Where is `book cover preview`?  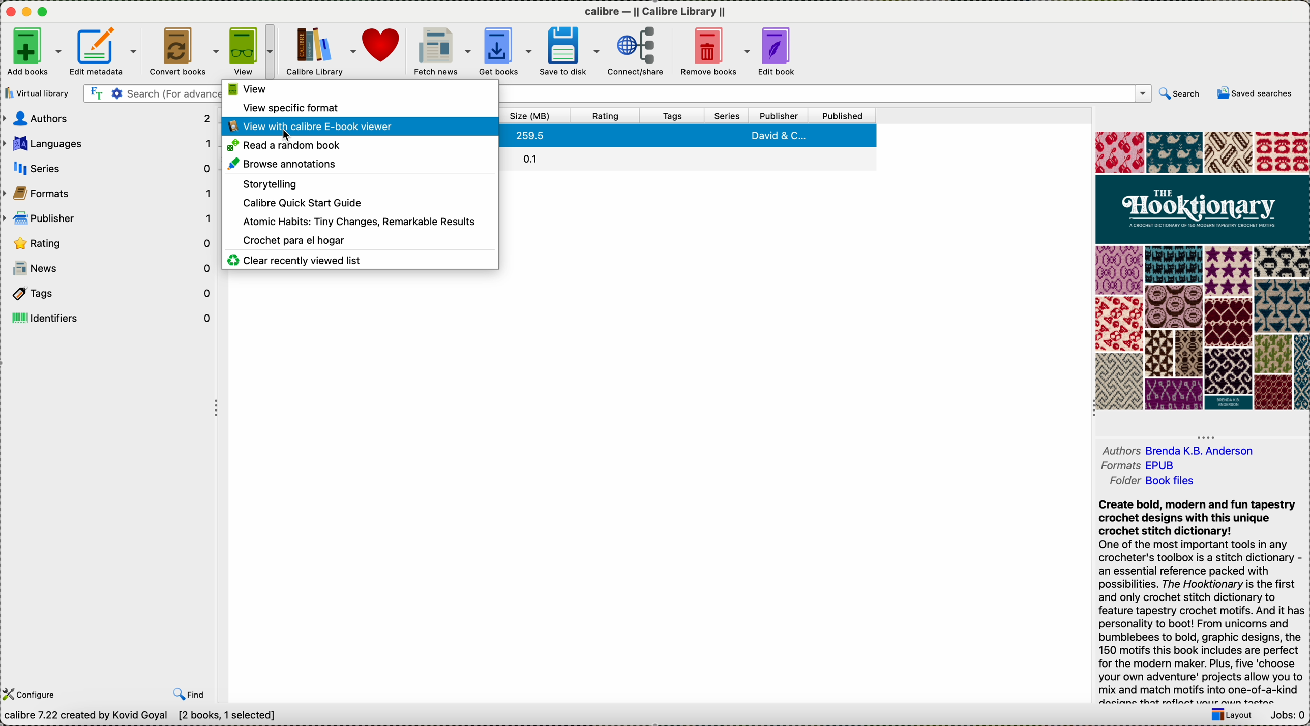 book cover preview is located at coordinates (1201, 271).